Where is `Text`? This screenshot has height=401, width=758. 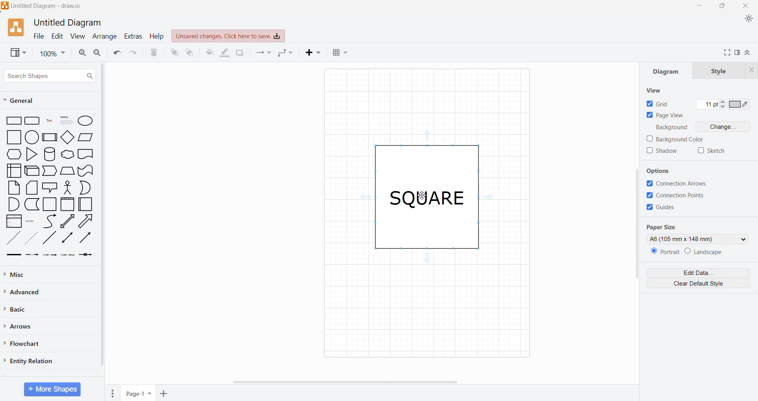
Text is located at coordinates (50, 121).